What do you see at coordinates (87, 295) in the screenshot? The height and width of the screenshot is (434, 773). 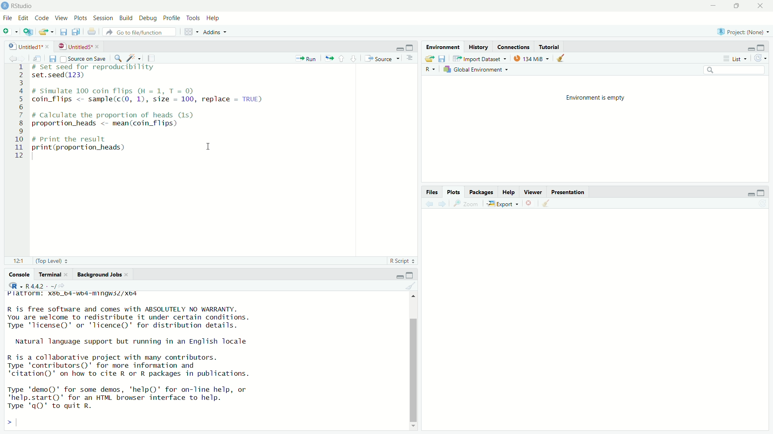 I see `platform` at bounding box center [87, 295].